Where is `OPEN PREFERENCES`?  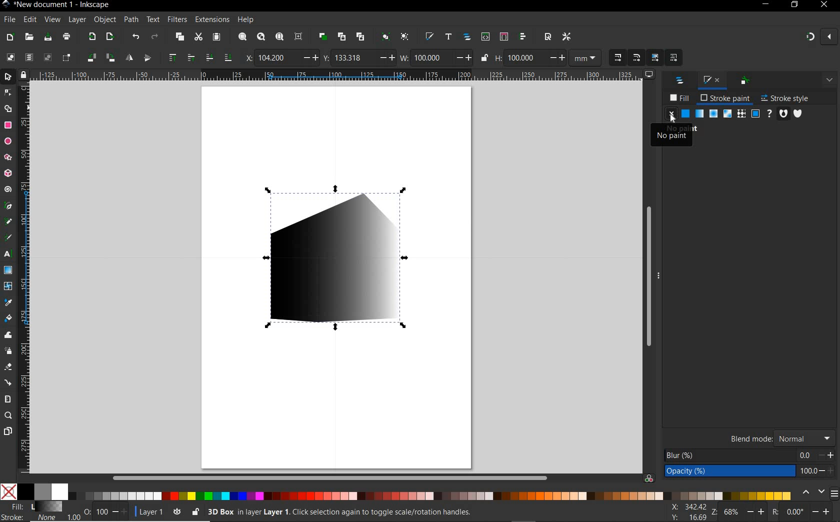
OPEN PREFERENCES is located at coordinates (567, 35).